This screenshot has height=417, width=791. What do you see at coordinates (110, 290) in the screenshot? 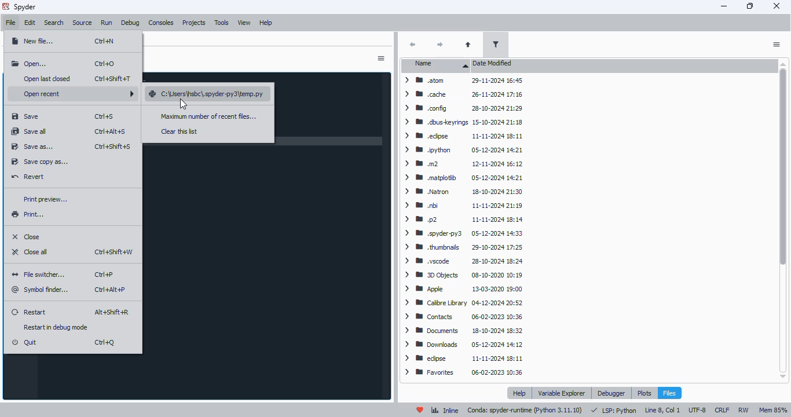
I see `shortcut for symbol finder` at bounding box center [110, 290].